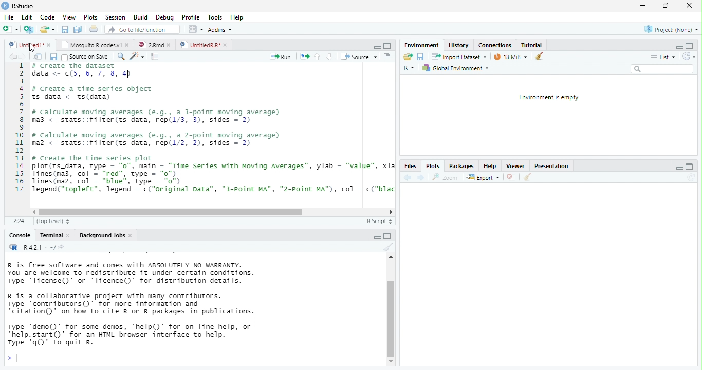  What do you see at coordinates (140, 17) in the screenshot?
I see `Build` at bounding box center [140, 17].